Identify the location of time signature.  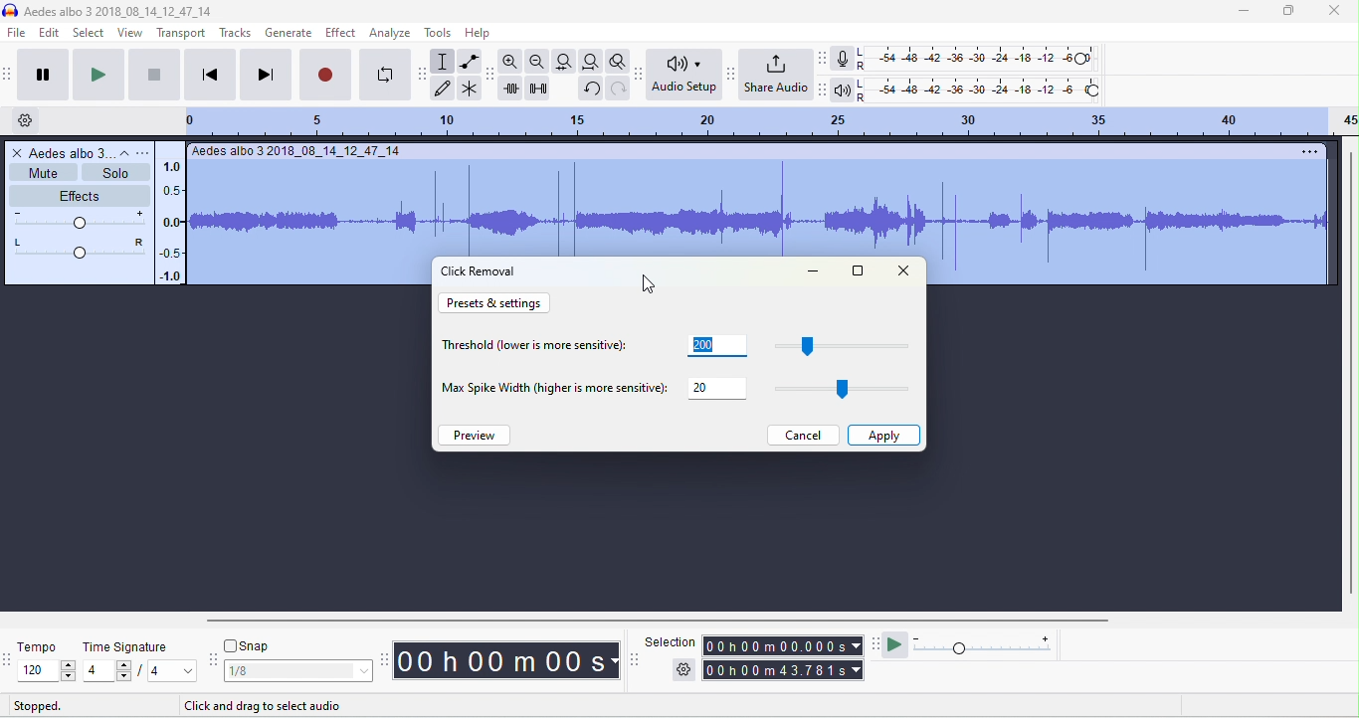
(126, 646).